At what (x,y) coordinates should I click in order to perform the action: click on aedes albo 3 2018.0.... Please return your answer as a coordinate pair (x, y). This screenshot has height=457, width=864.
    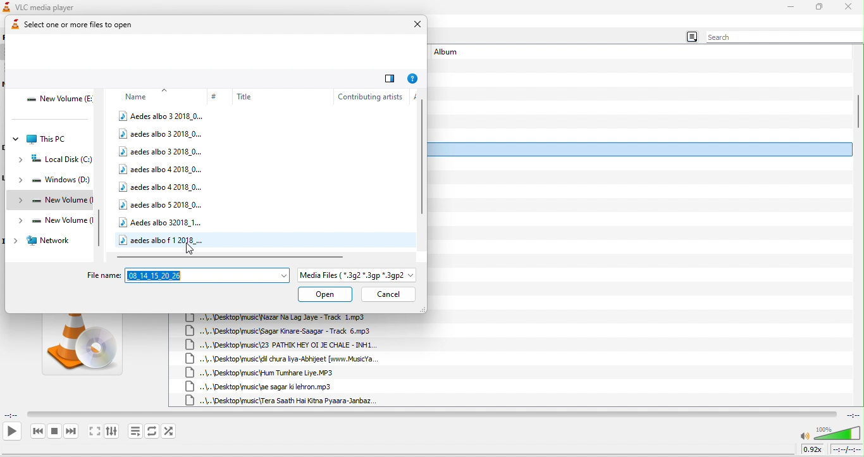
    Looking at the image, I should click on (162, 151).